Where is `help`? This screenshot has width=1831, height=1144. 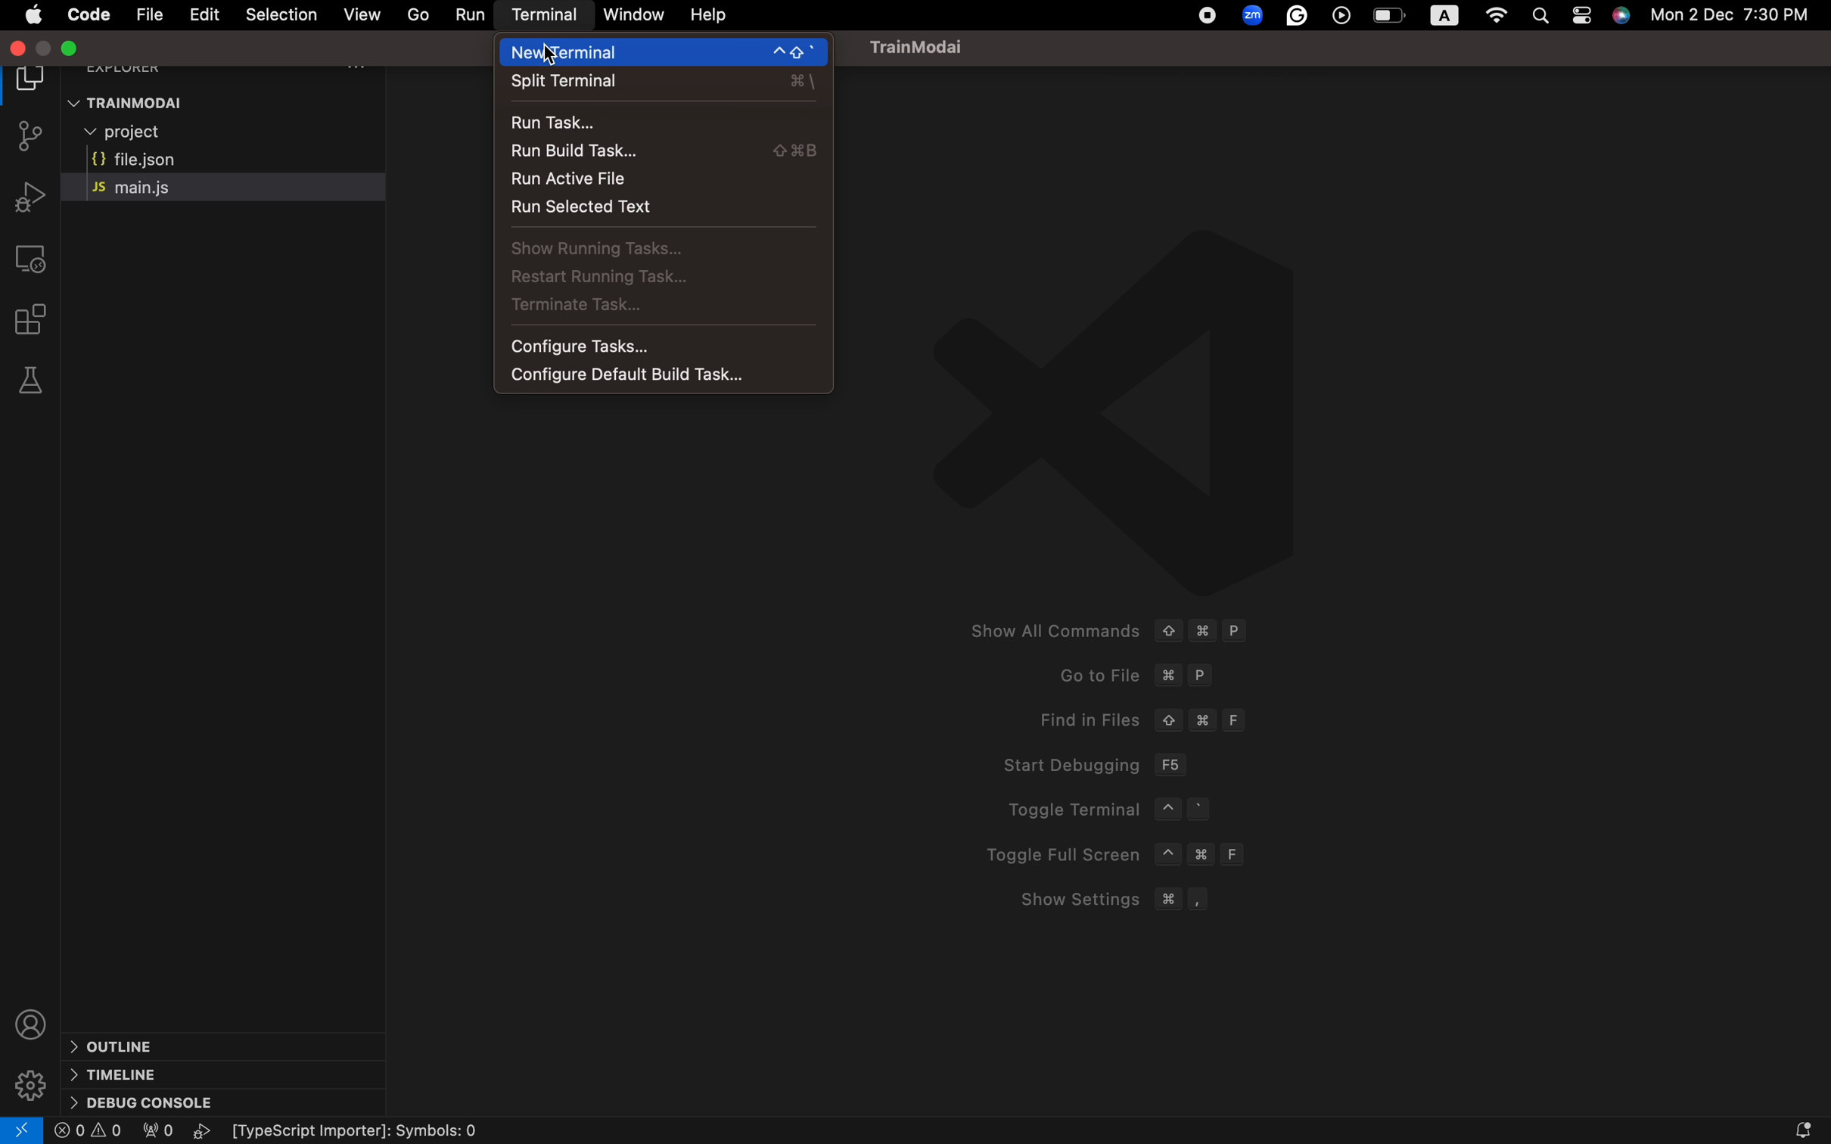
help is located at coordinates (711, 16).